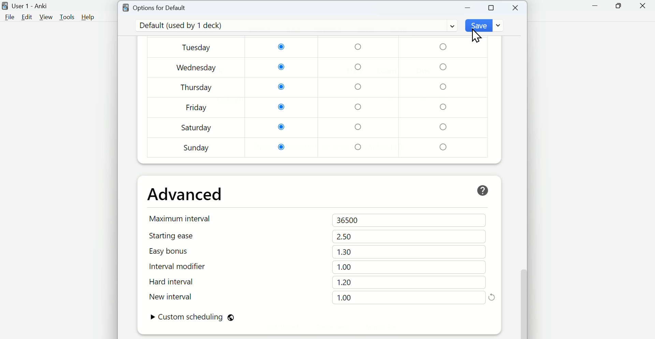  What do you see at coordinates (185, 194) in the screenshot?
I see `Advanced` at bounding box center [185, 194].